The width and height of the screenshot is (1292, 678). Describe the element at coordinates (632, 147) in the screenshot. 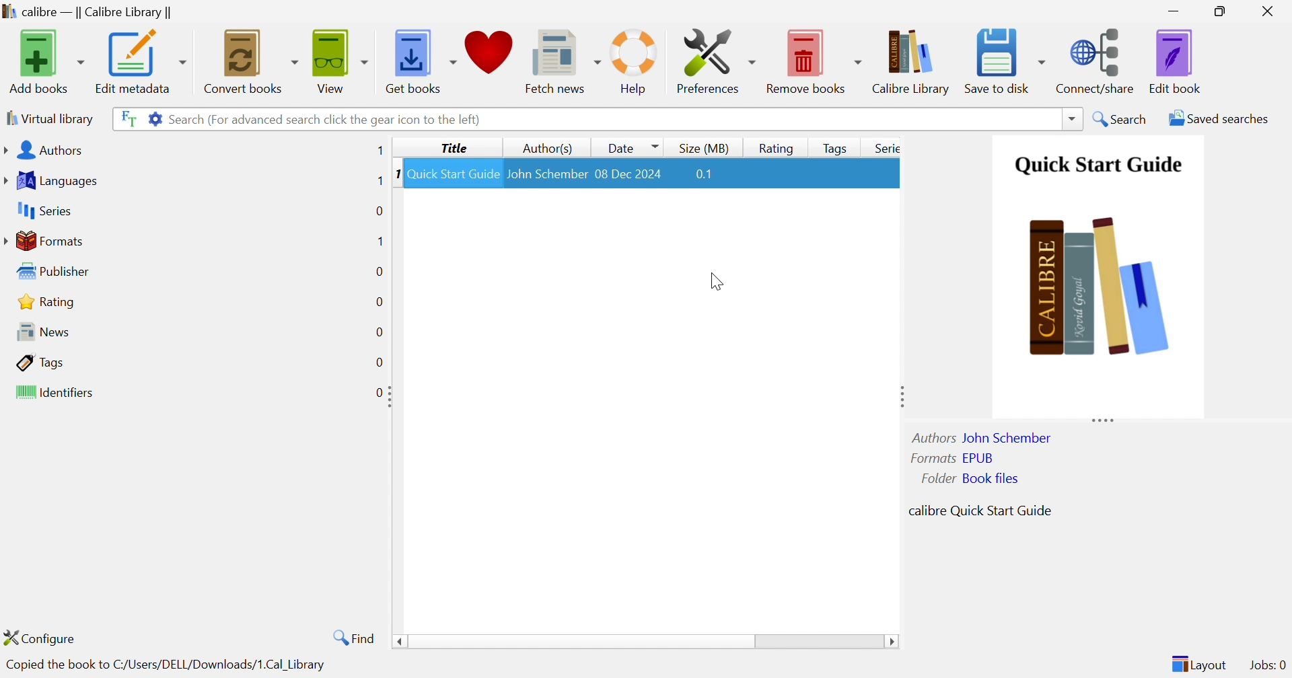

I see `Date` at that location.